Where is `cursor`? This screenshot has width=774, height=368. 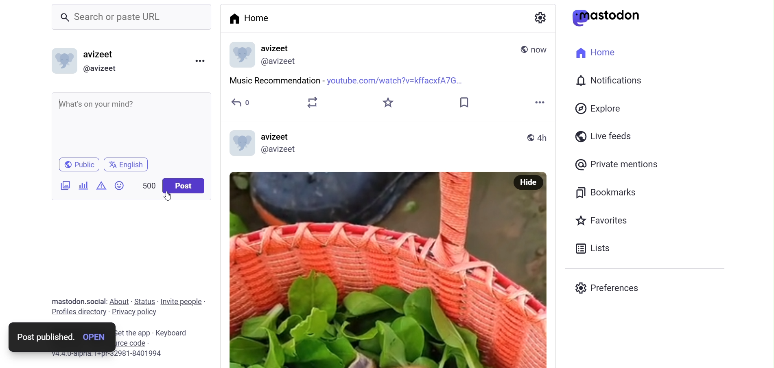 cursor is located at coordinates (168, 196).